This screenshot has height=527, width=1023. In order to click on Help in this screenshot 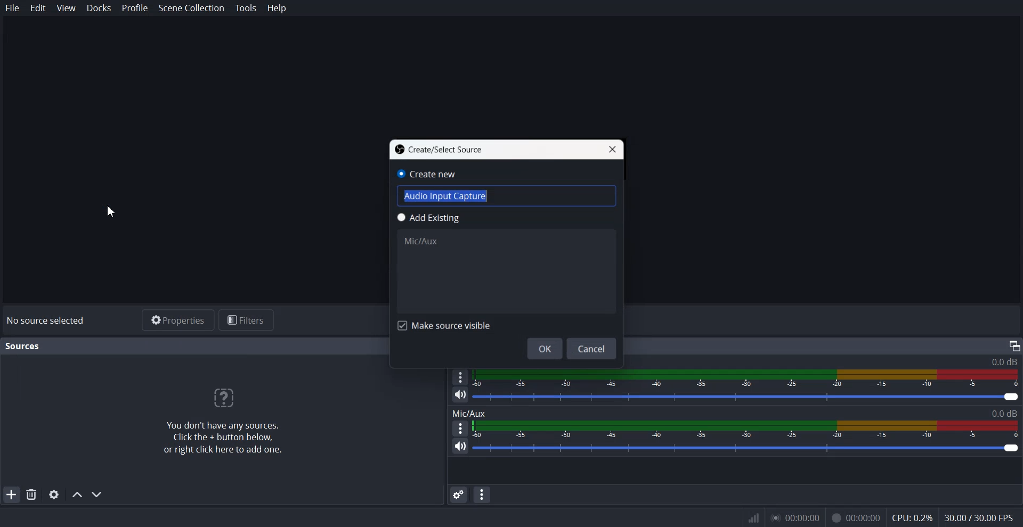, I will do `click(277, 8)`.